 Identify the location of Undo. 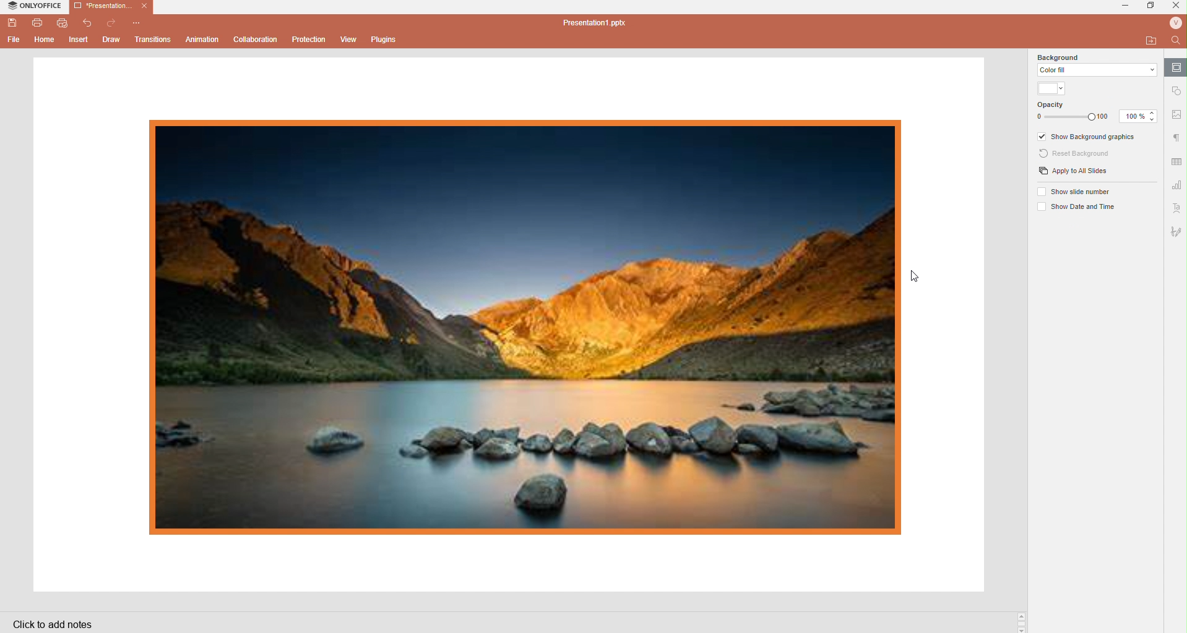
(90, 23).